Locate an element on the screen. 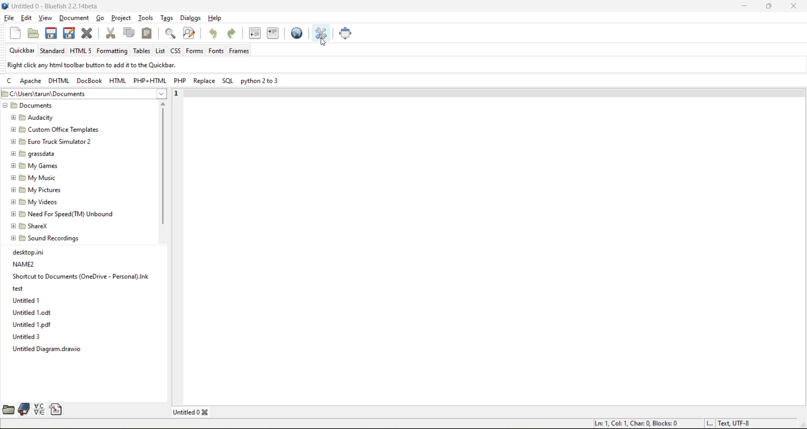 The height and width of the screenshot is (429, 807). documents is located at coordinates (52, 106).